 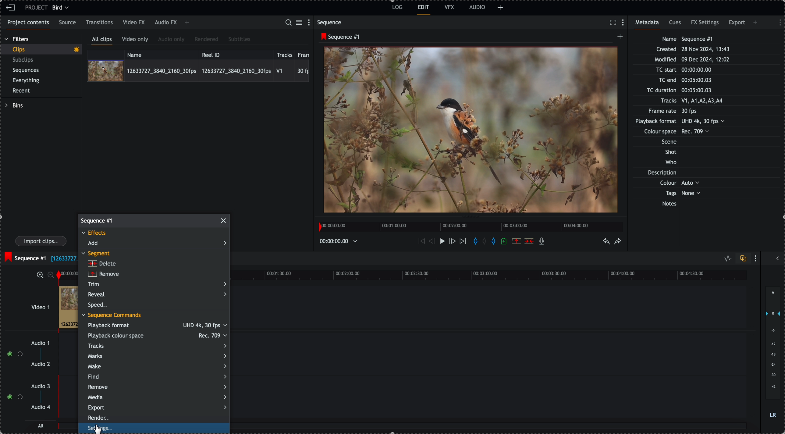 I want to click on find, so click(x=157, y=376).